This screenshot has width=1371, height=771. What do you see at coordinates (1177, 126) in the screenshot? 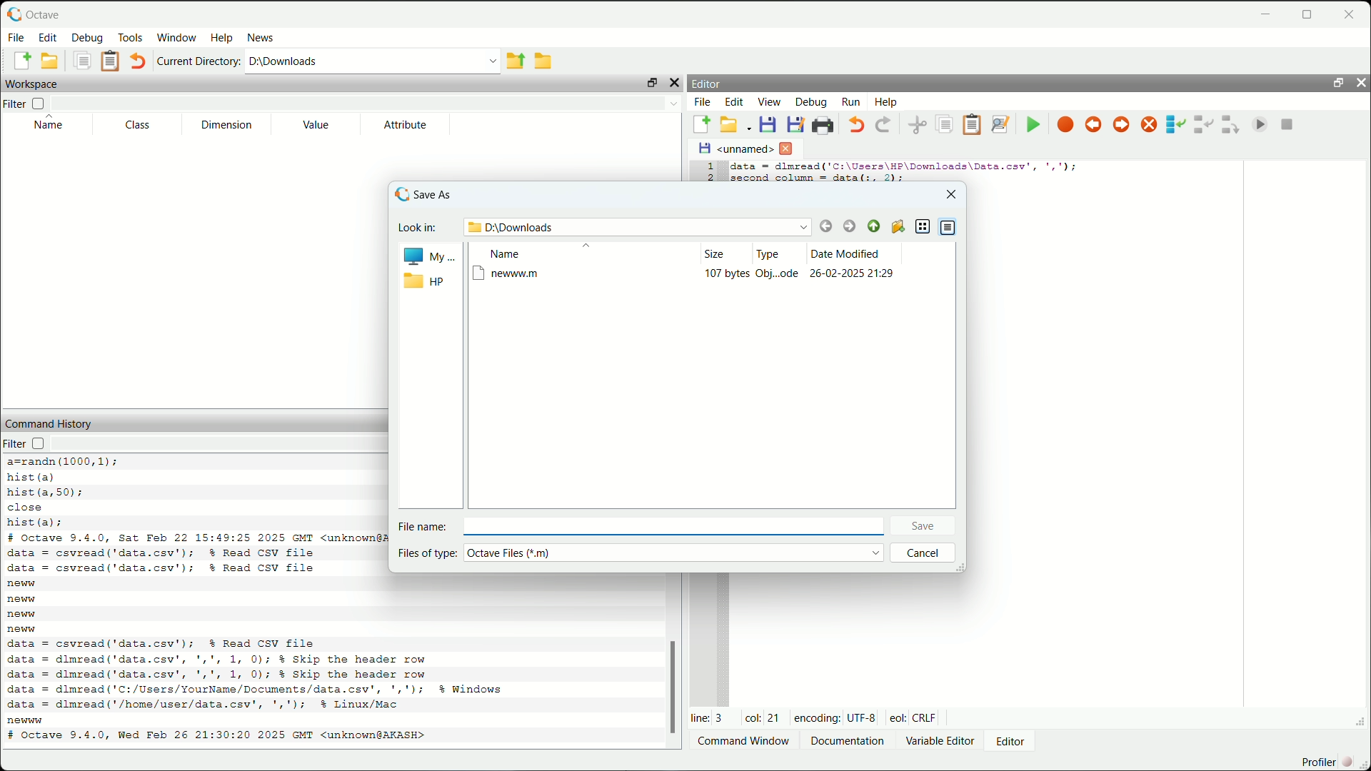
I see `step` at bounding box center [1177, 126].